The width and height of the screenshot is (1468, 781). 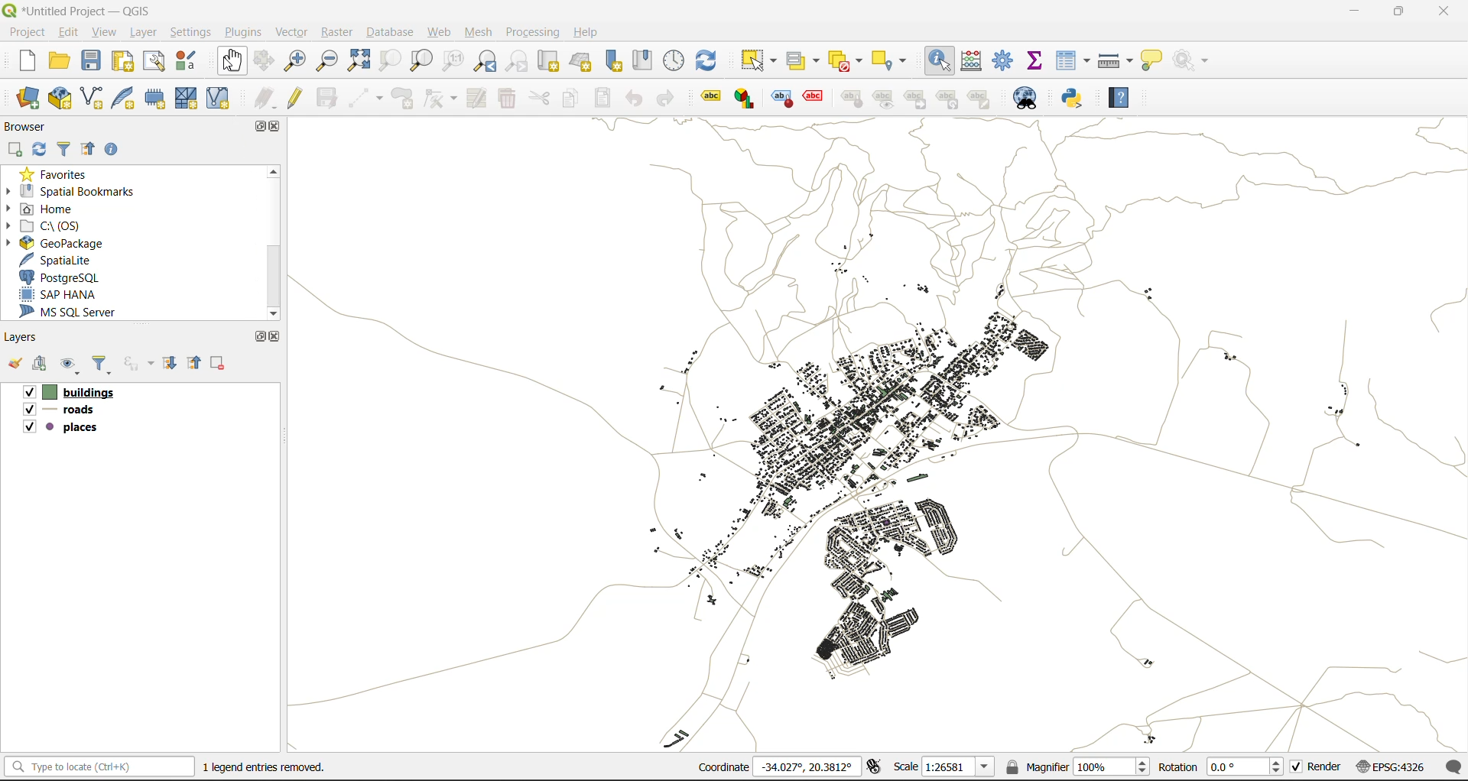 I want to click on zoom selection, so click(x=394, y=63).